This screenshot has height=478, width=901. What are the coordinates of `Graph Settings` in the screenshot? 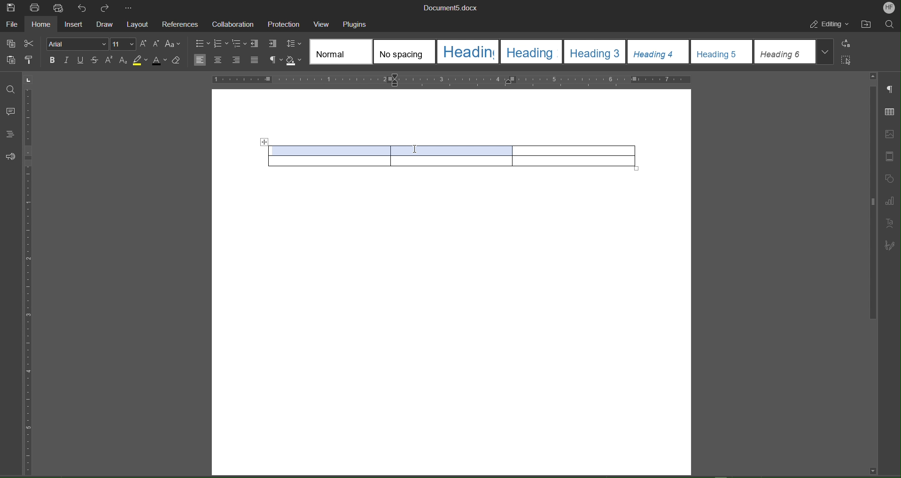 It's located at (892, 200).